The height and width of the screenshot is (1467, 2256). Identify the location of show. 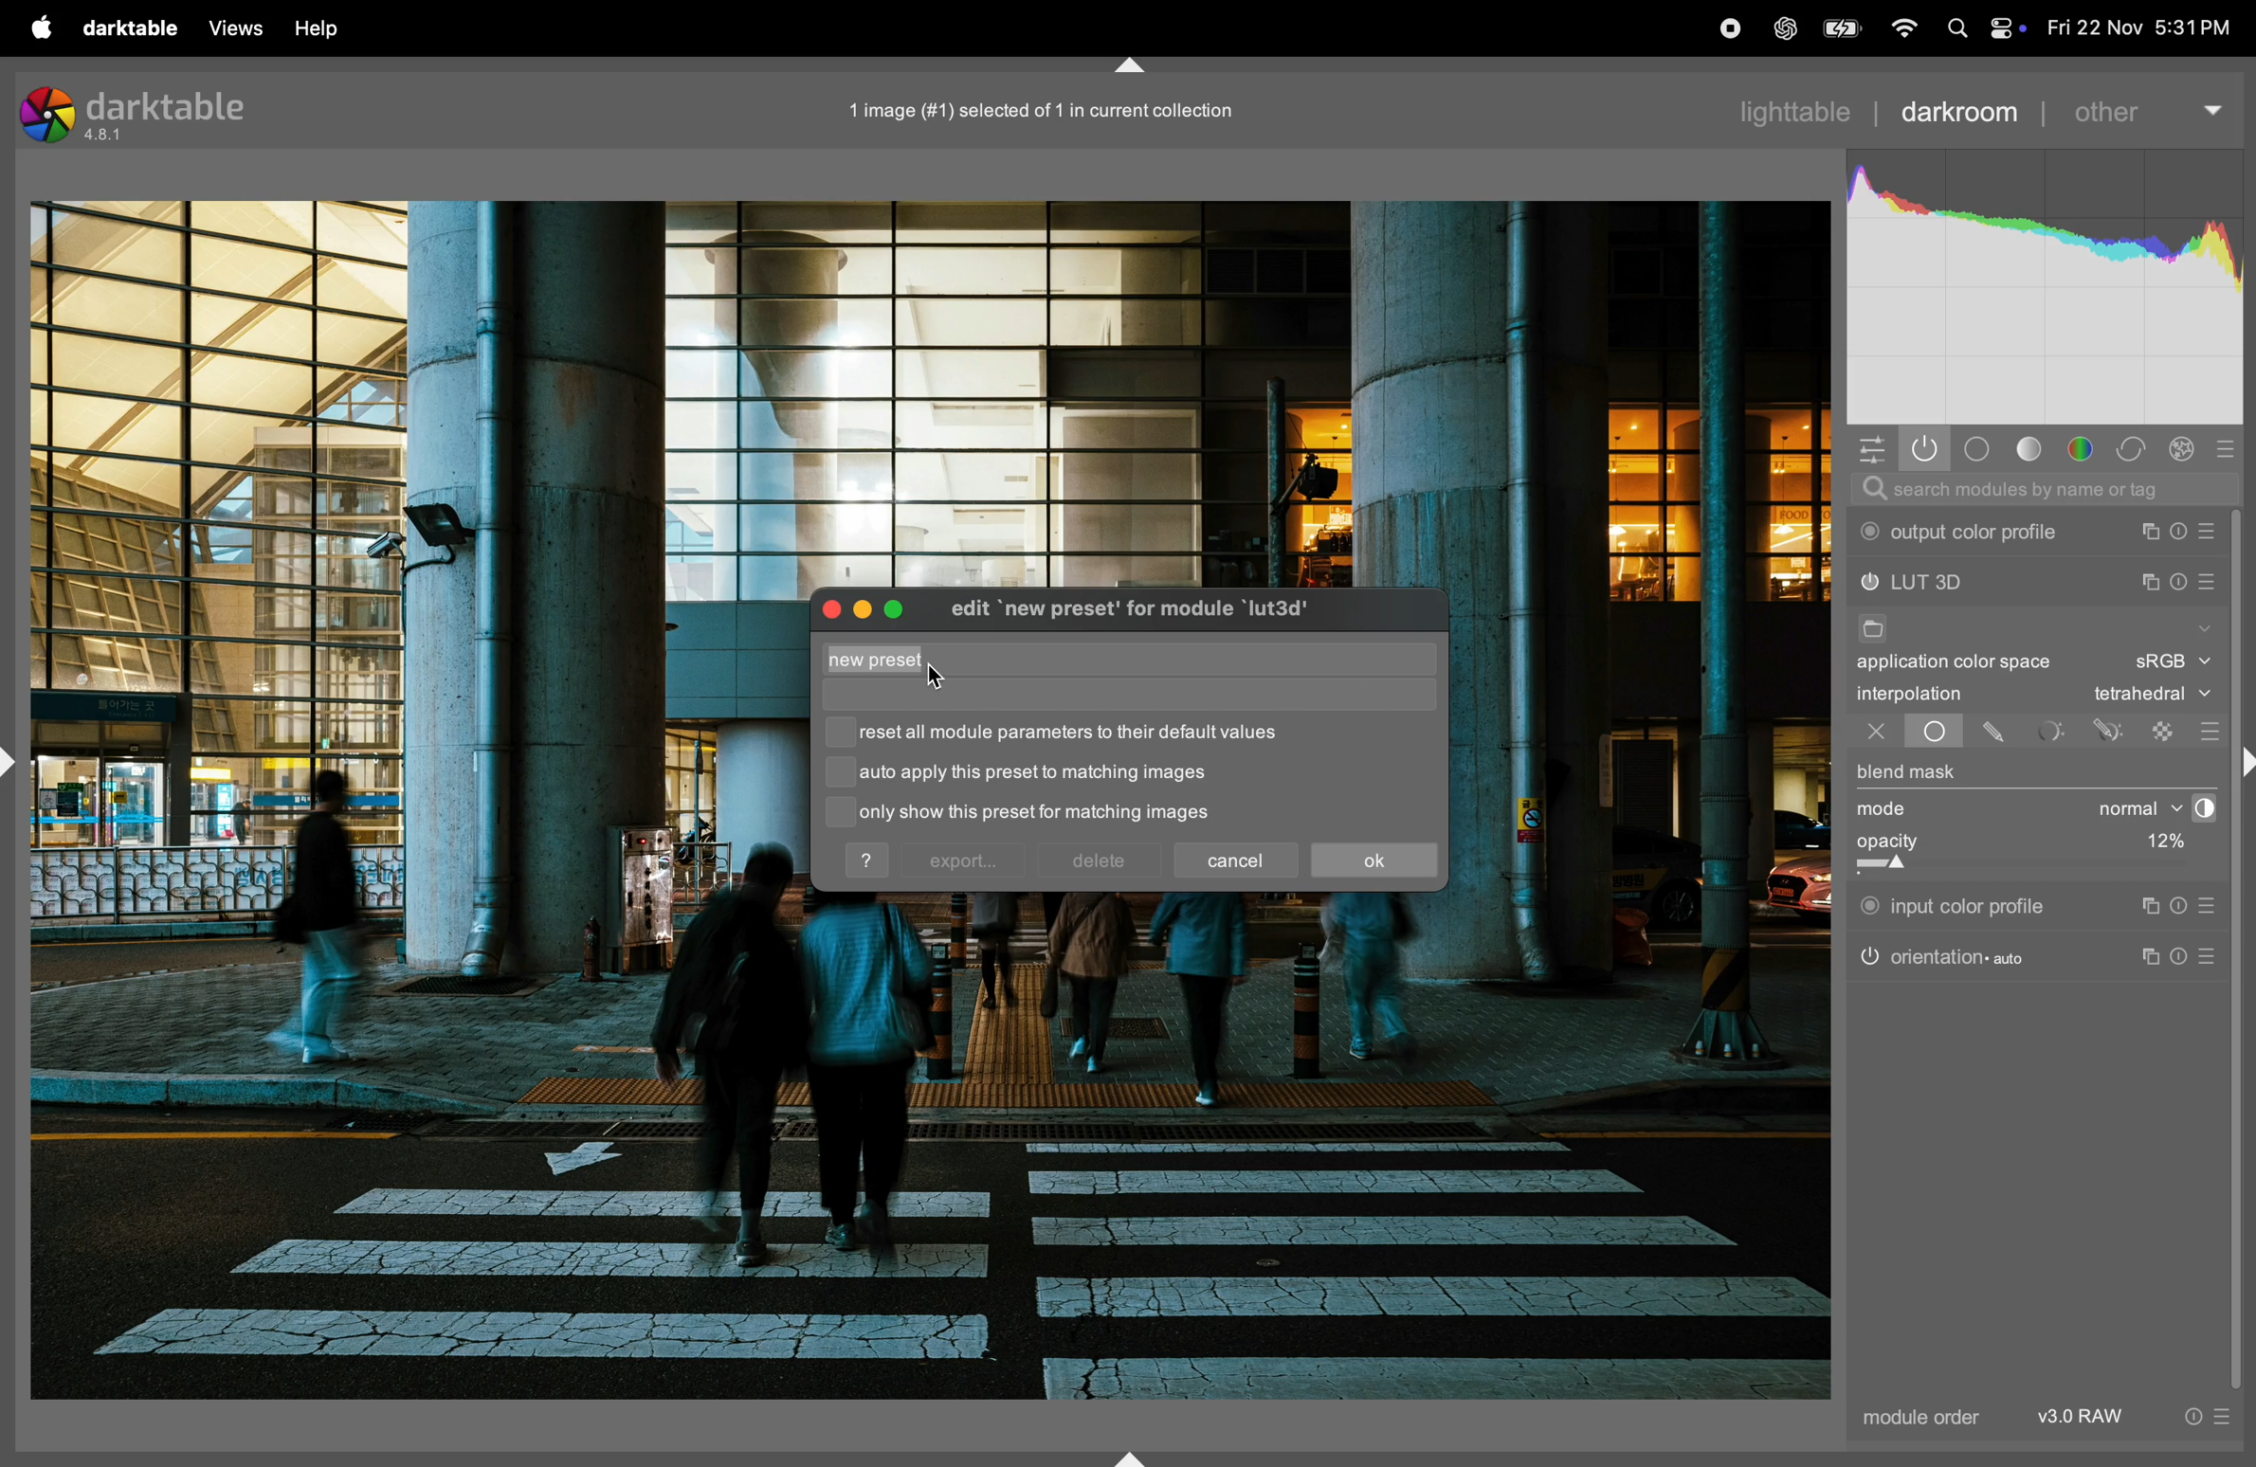
(2202, 625).